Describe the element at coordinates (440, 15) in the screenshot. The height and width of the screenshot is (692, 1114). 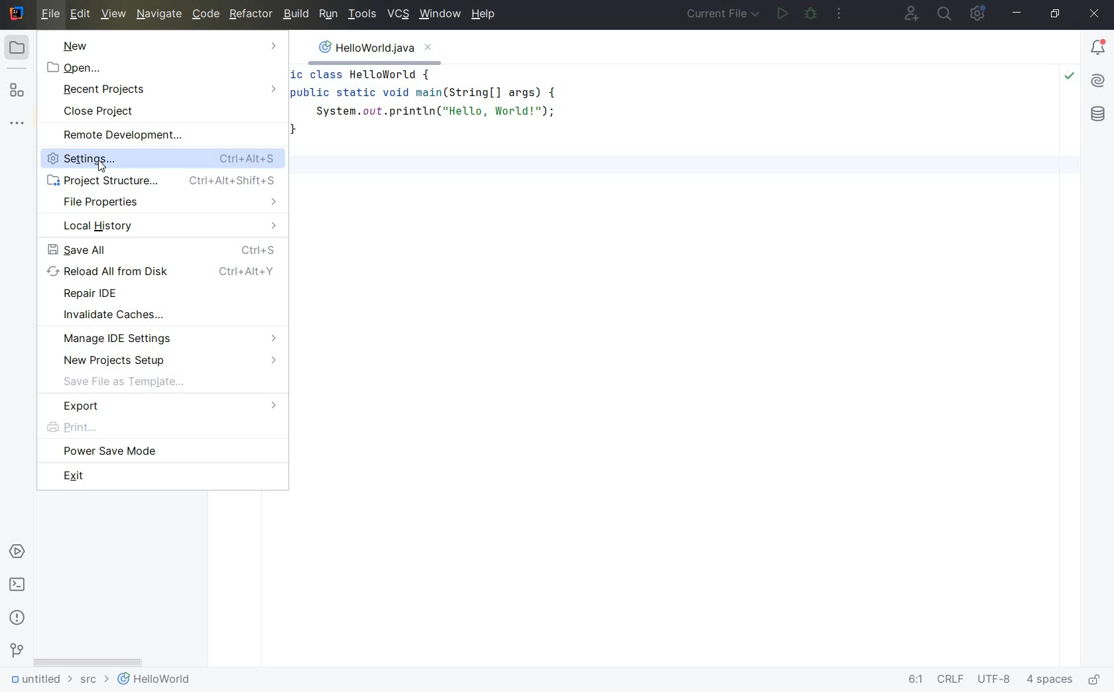
I see `window` at that location.